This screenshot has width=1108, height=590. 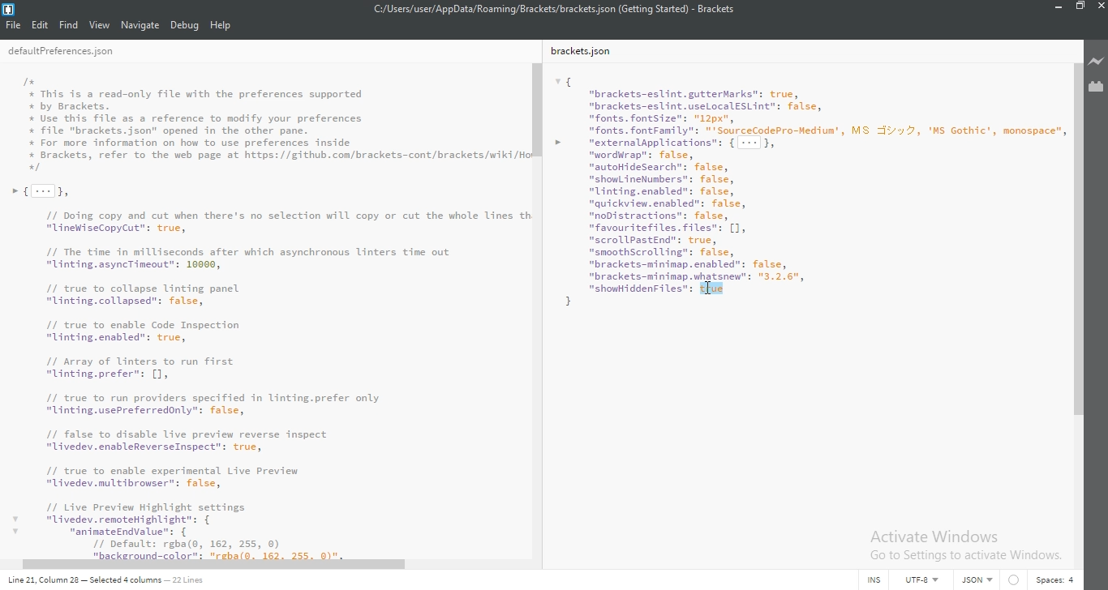 I want to click on view, so click(x=99, y=25).